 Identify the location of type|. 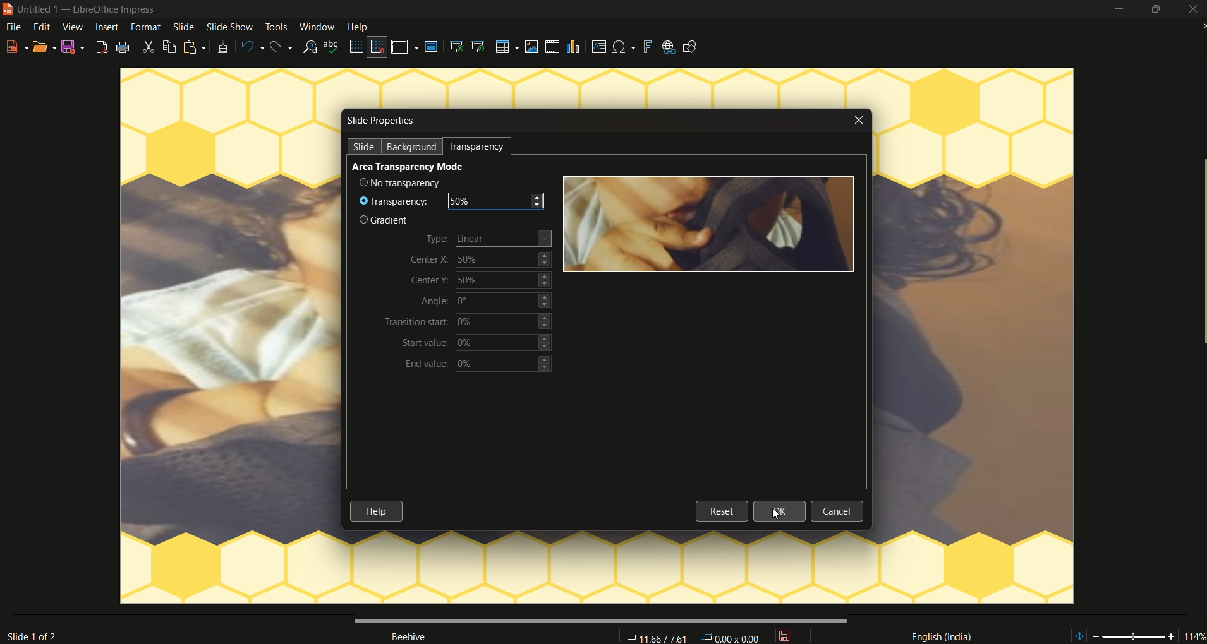
(438, 238).